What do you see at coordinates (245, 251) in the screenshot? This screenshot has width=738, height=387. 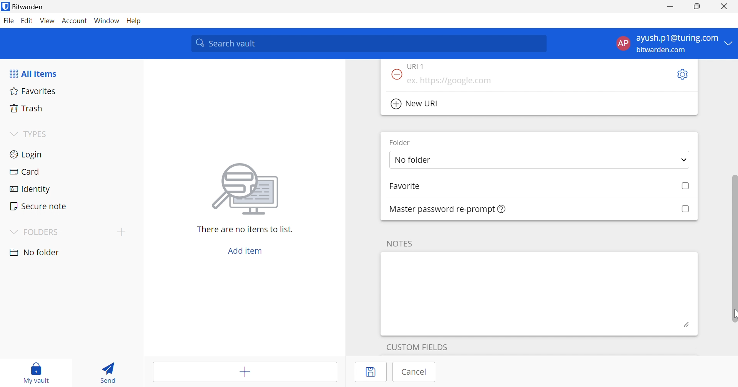 I see `Add item` at bounding box center [245, 251].